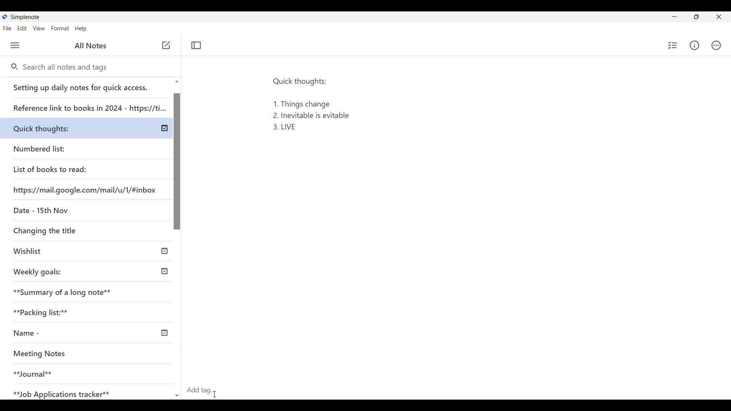 This screenshot has height=411, width=731. What do you see at coordinates (165, 128) in the screenshot?
I see `published` at bounding box center [165, 128].